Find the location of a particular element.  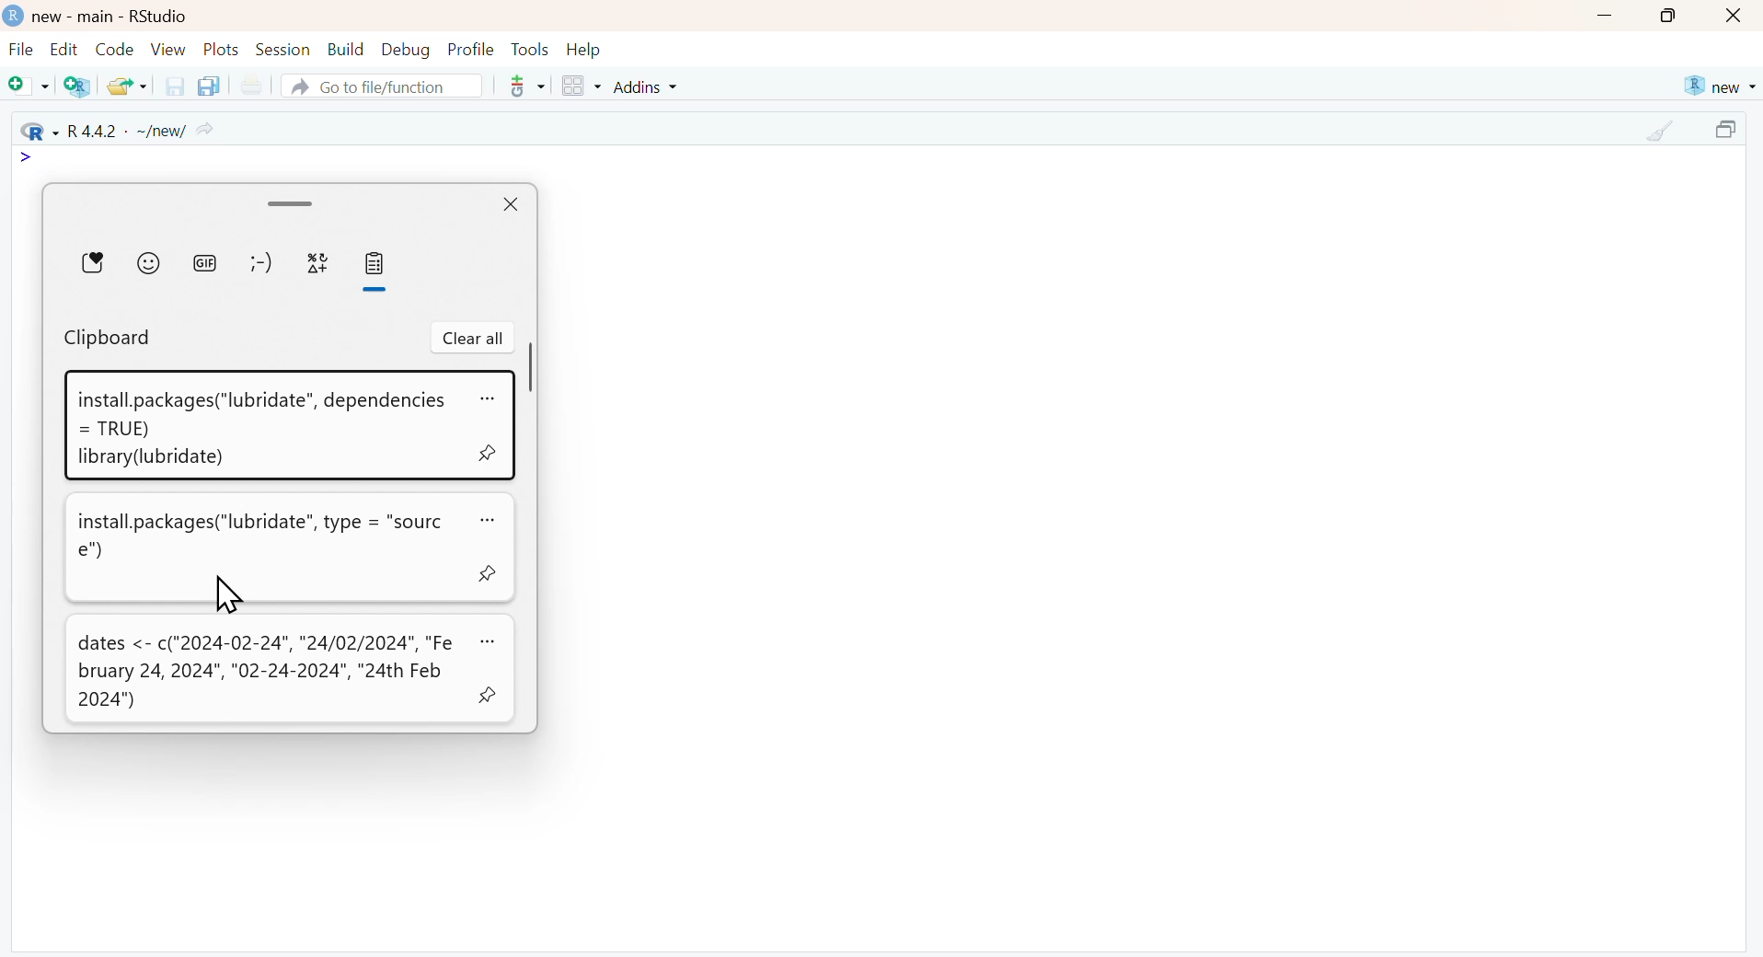

New file is located at coordinates (29, 87).